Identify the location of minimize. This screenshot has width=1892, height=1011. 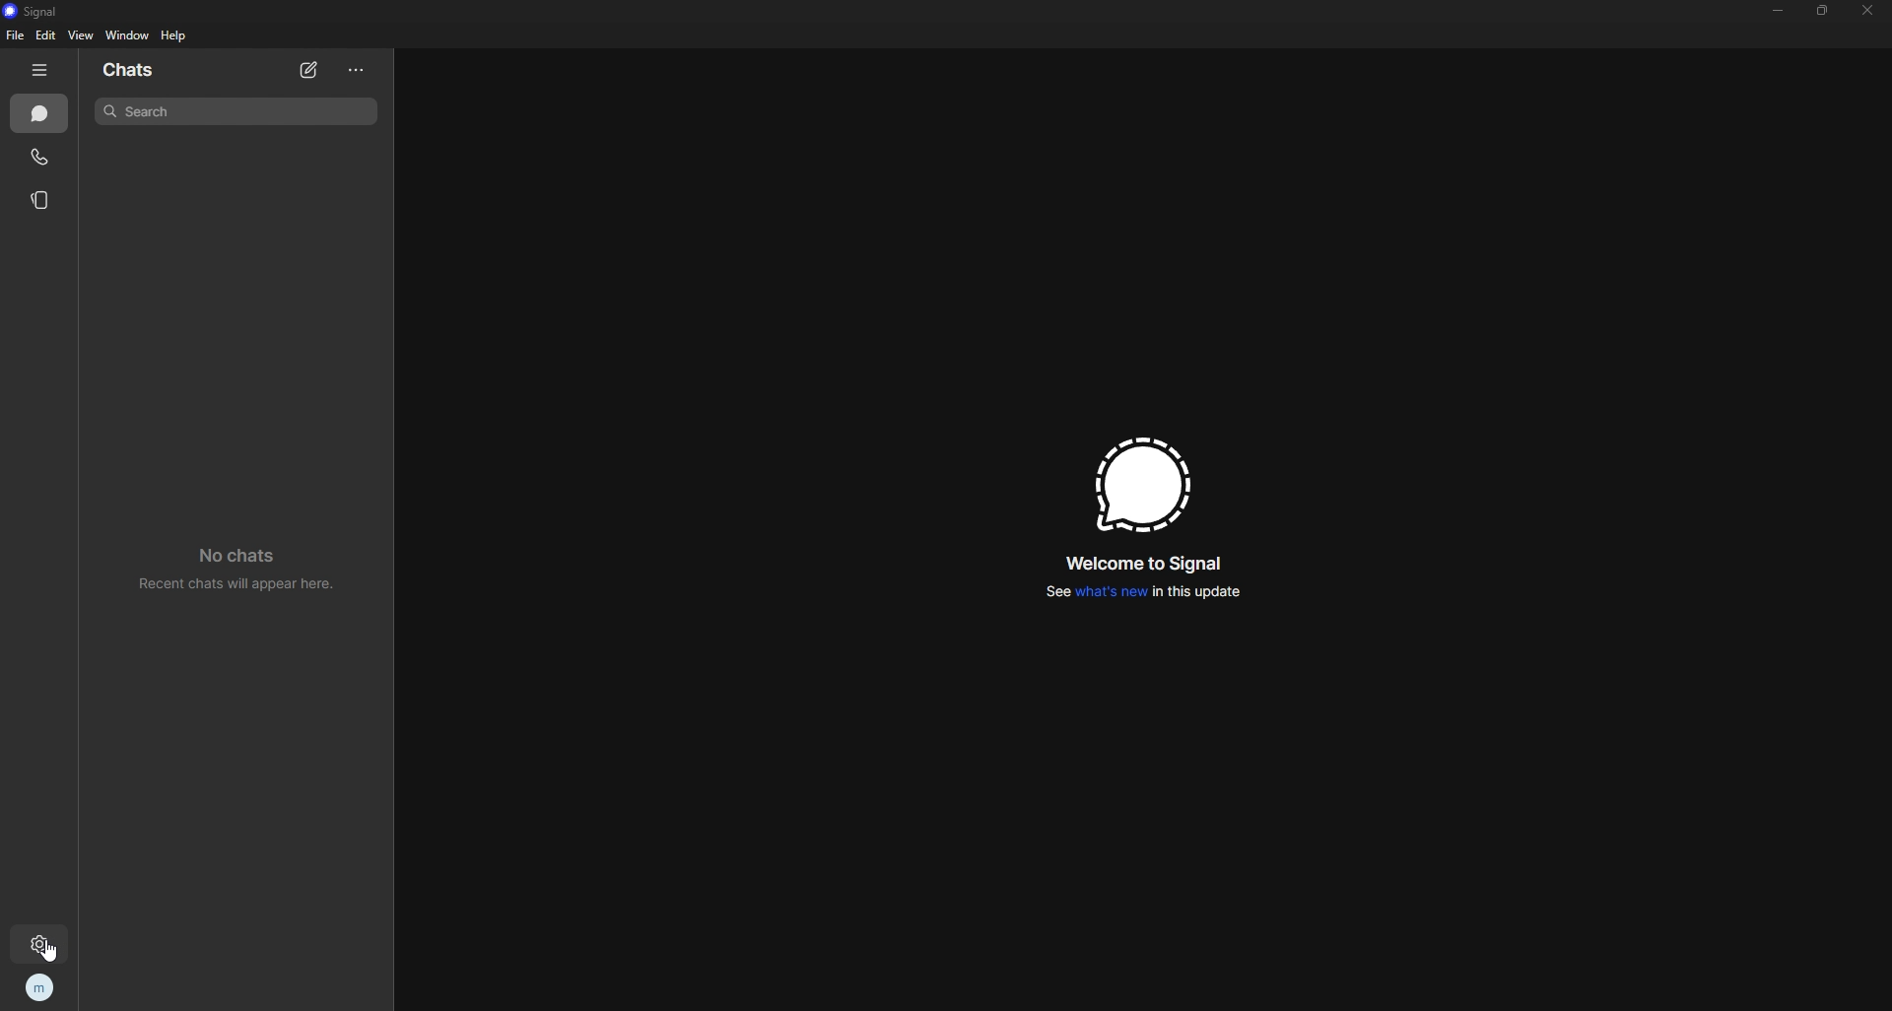
(1780, 10).